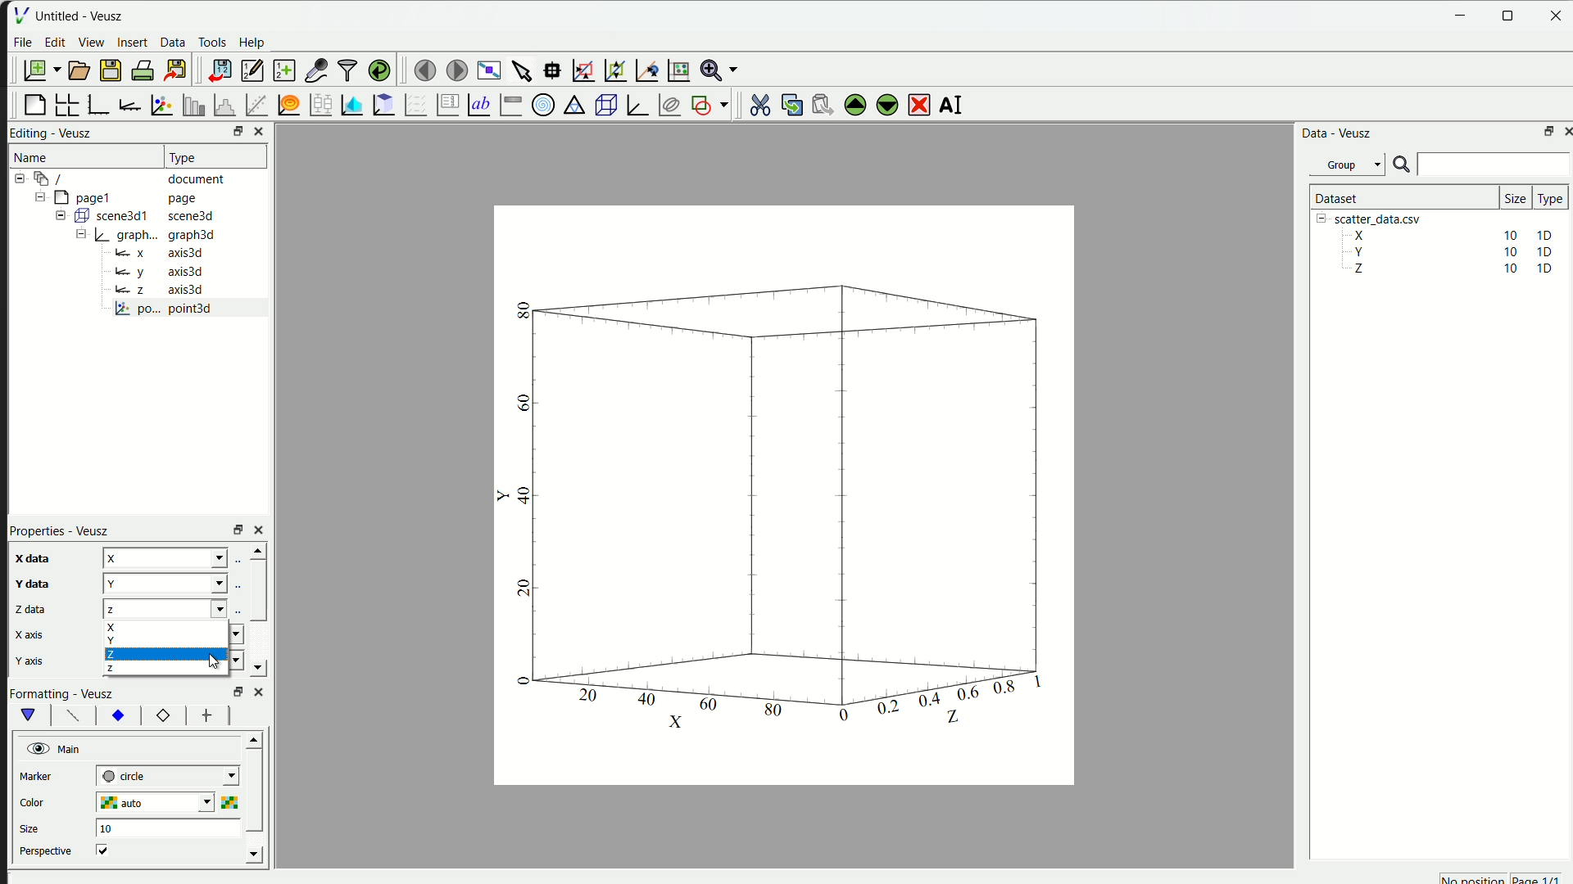 The height and width of the screenshot is (884, 1573). Describe the element at coordinates (34, 581) in the screenshot. I see `y data` at that location.